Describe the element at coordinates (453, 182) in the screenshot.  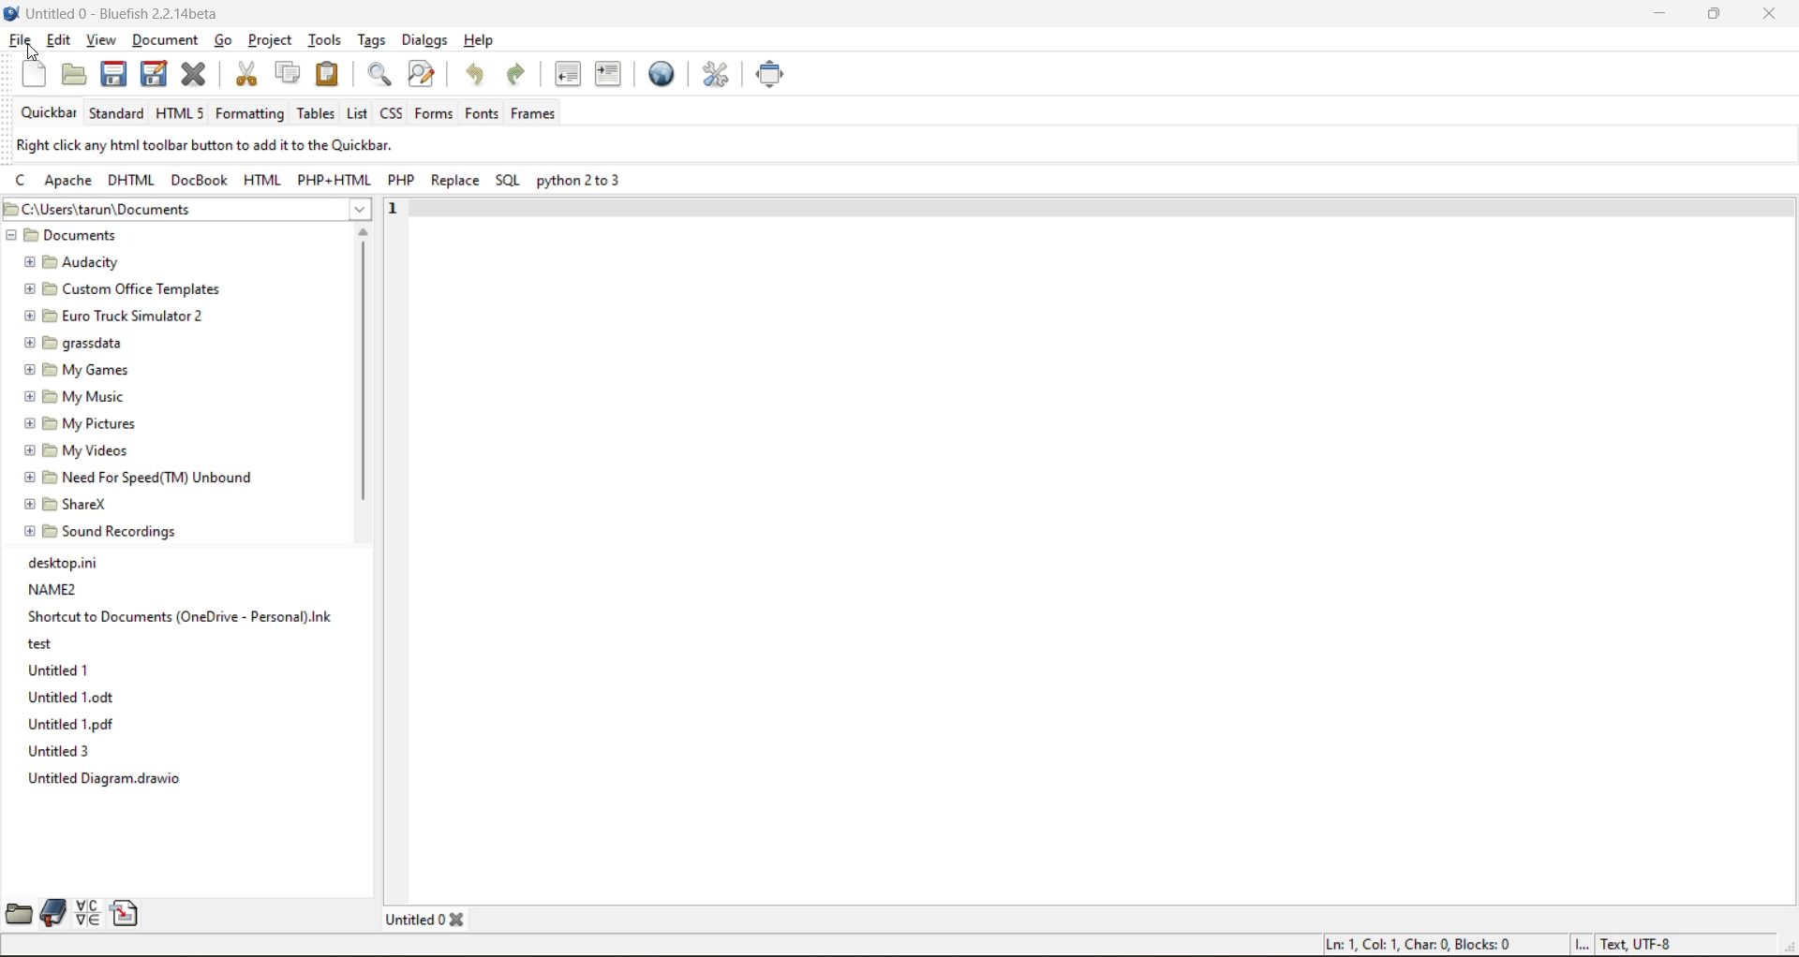
I see `replace` at that location.